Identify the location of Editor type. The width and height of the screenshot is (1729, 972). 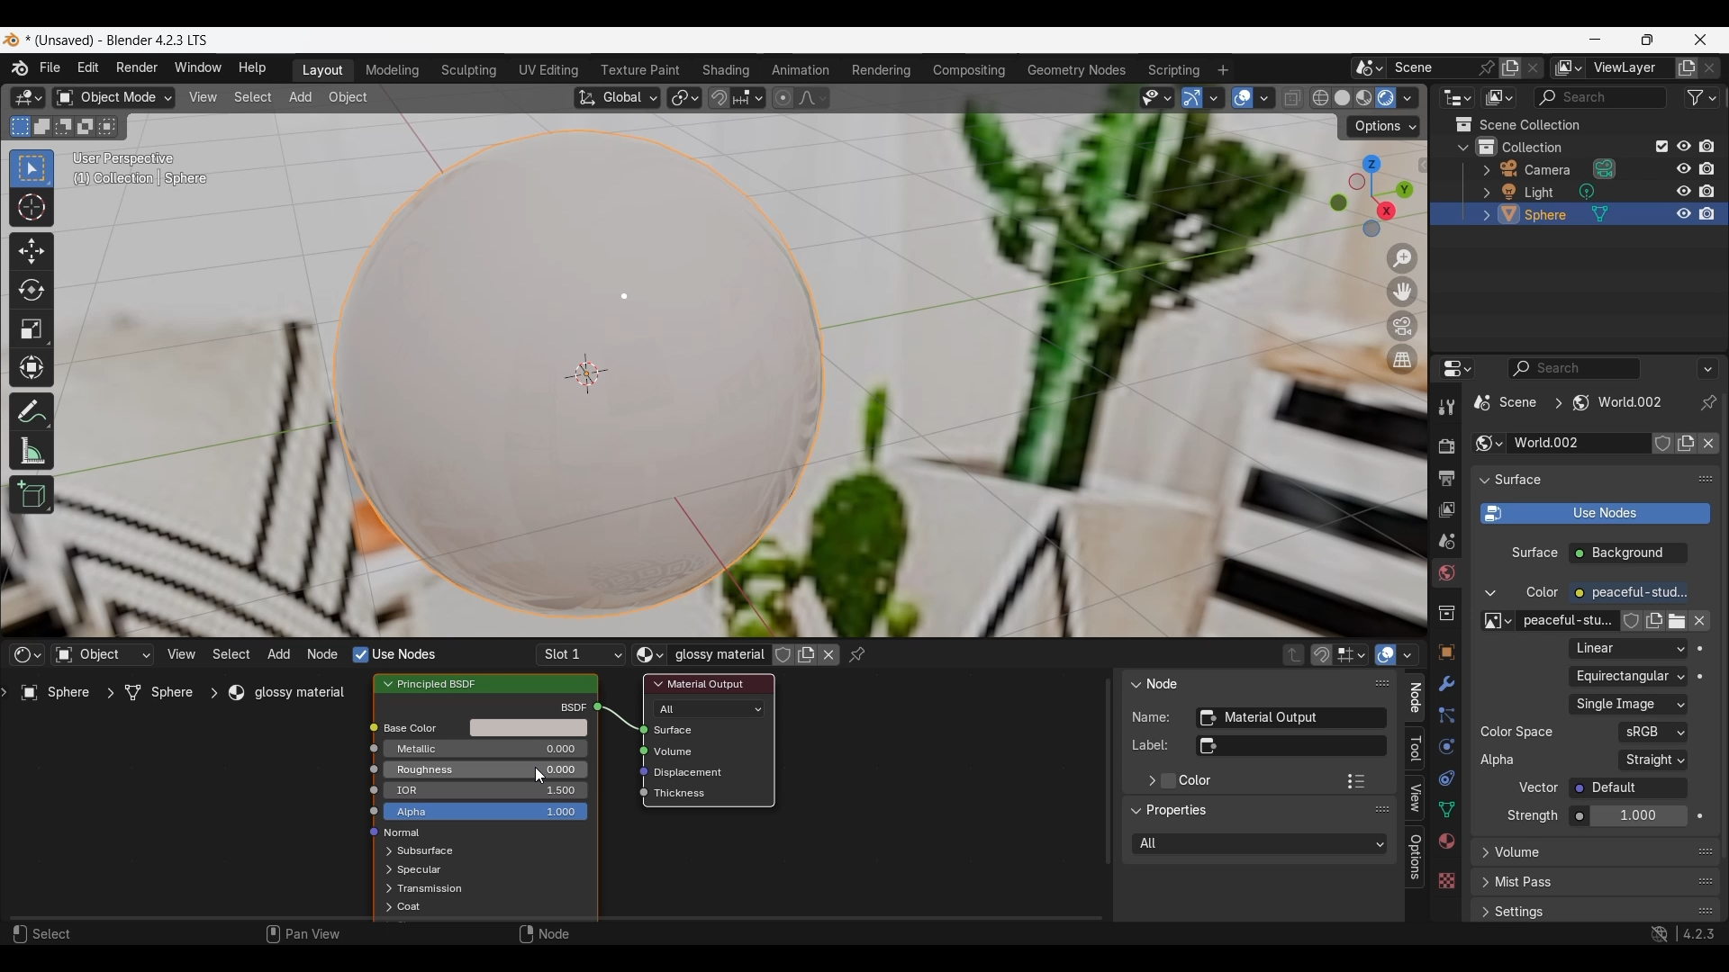
(27, 654).